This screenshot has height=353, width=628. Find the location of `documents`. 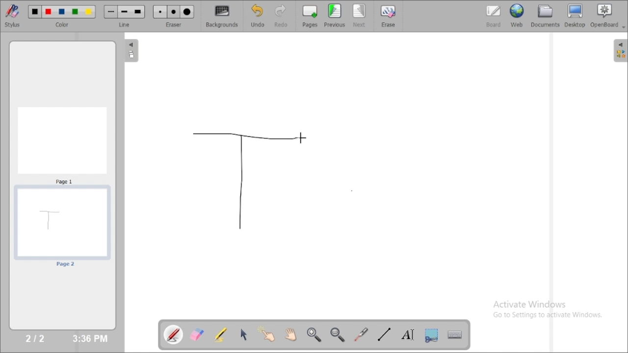

documents is located at coordinates (545, 15).